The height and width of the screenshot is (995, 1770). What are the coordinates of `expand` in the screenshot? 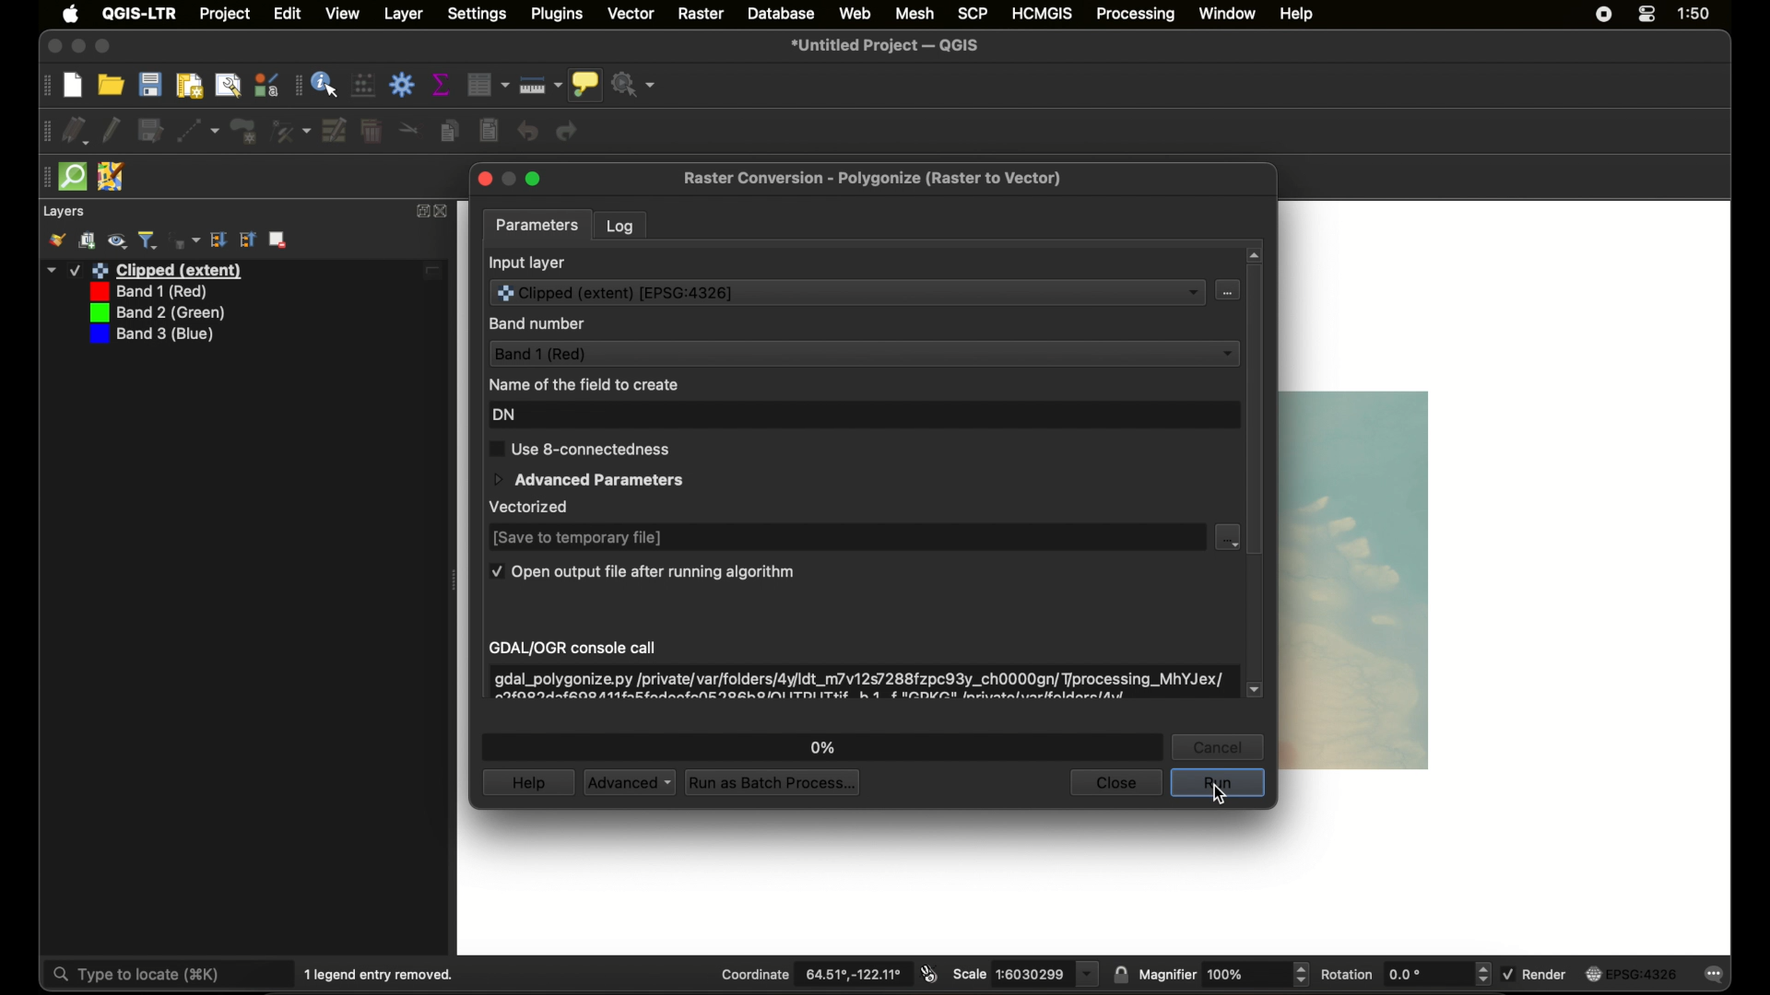 It's located at (420, 211).